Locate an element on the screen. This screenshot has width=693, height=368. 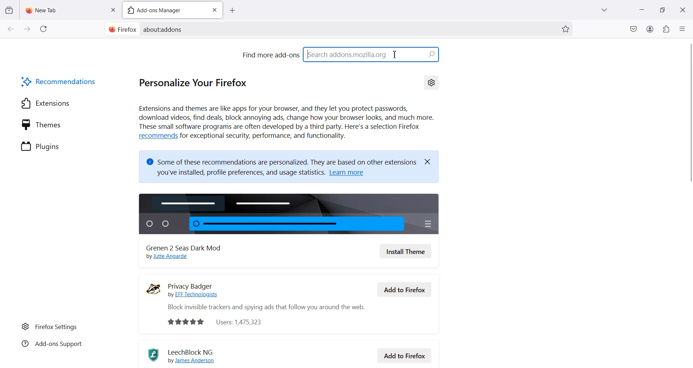
Open Application Menu is located at coordinates (683, 27).